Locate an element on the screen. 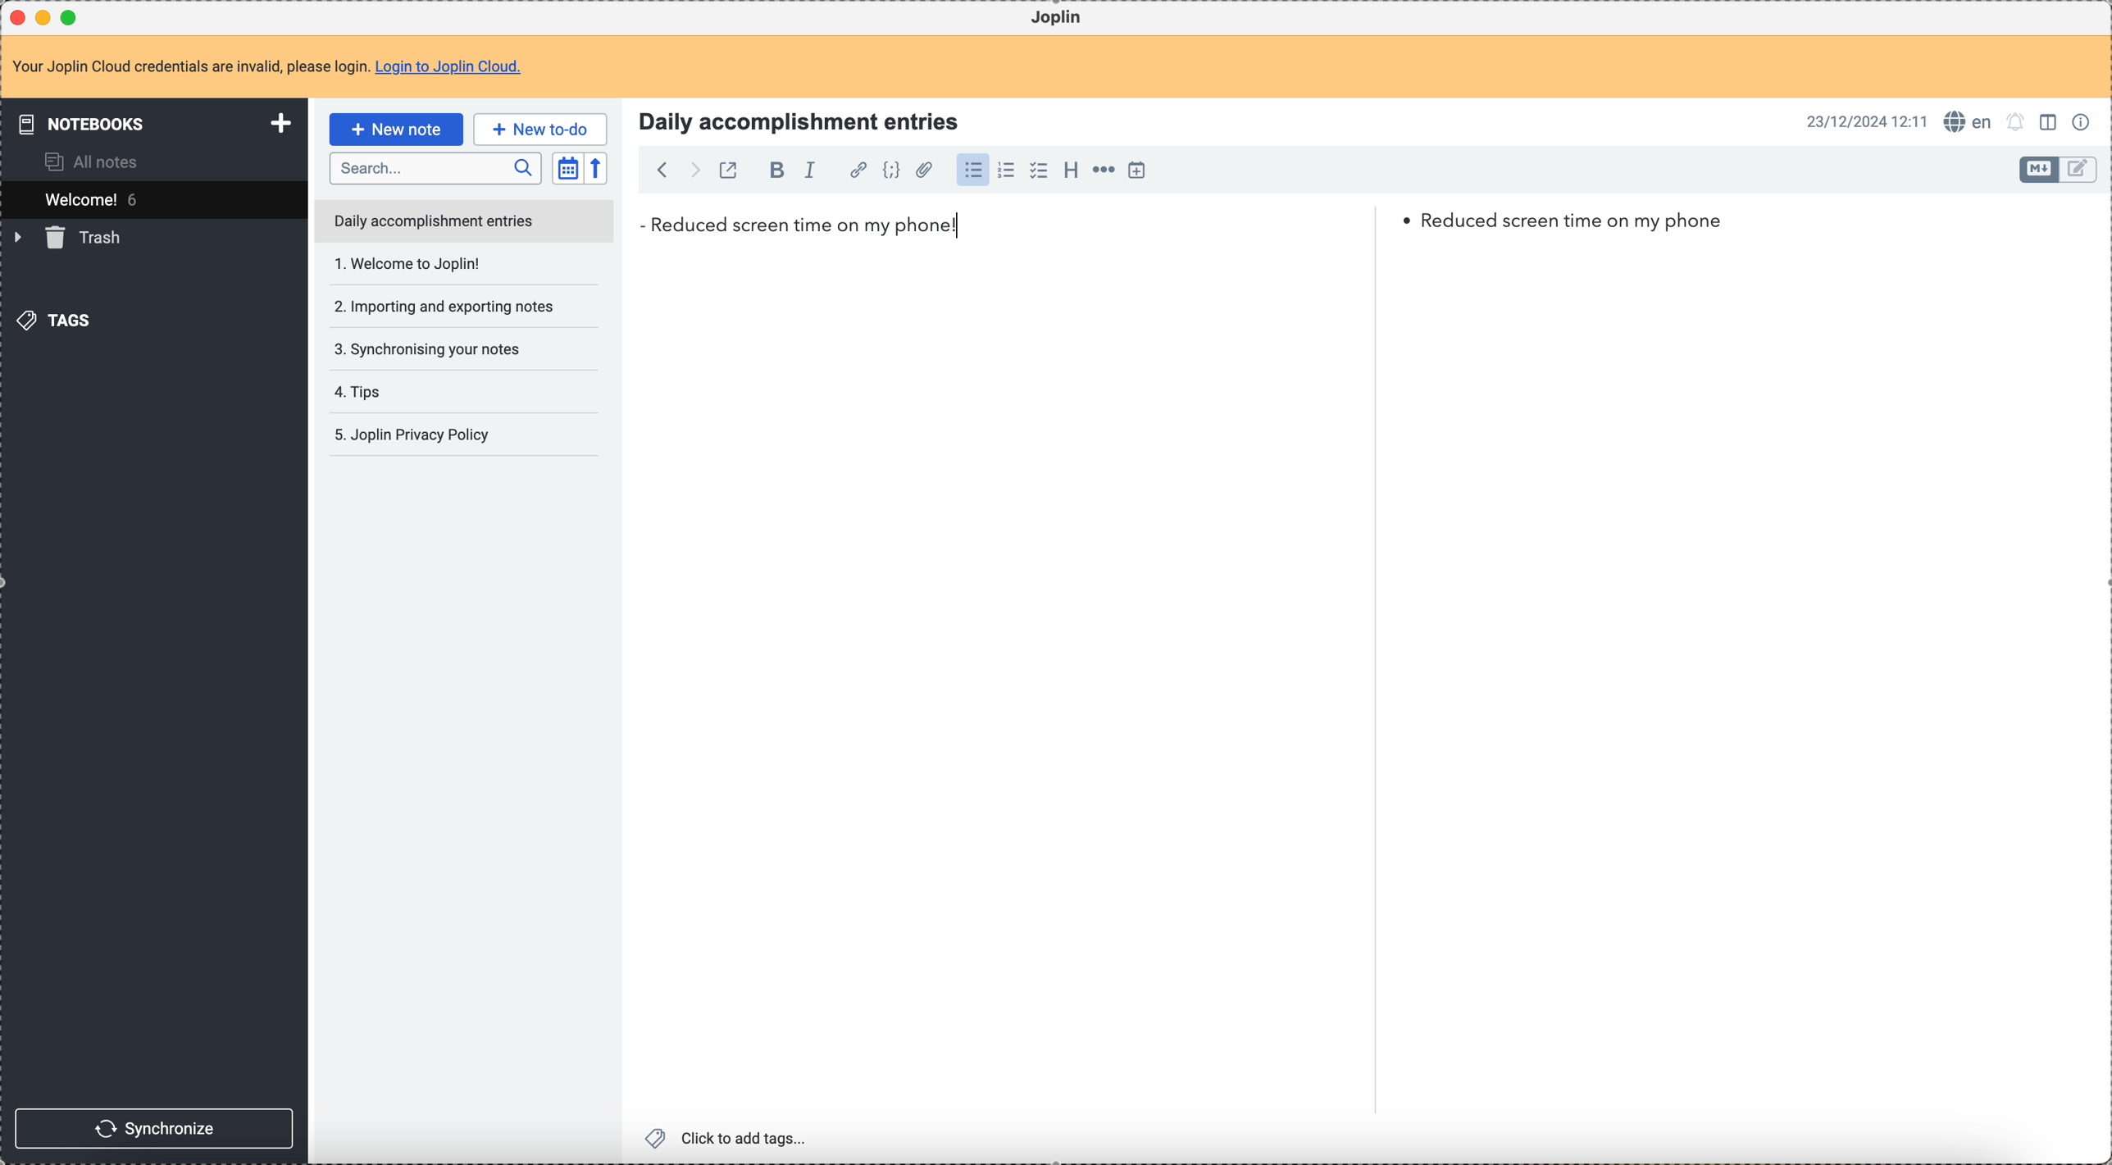 The height and width of the screenshot is (1165, 2112). 5. Joplin privacy policy is located at coordinates (415, 436).